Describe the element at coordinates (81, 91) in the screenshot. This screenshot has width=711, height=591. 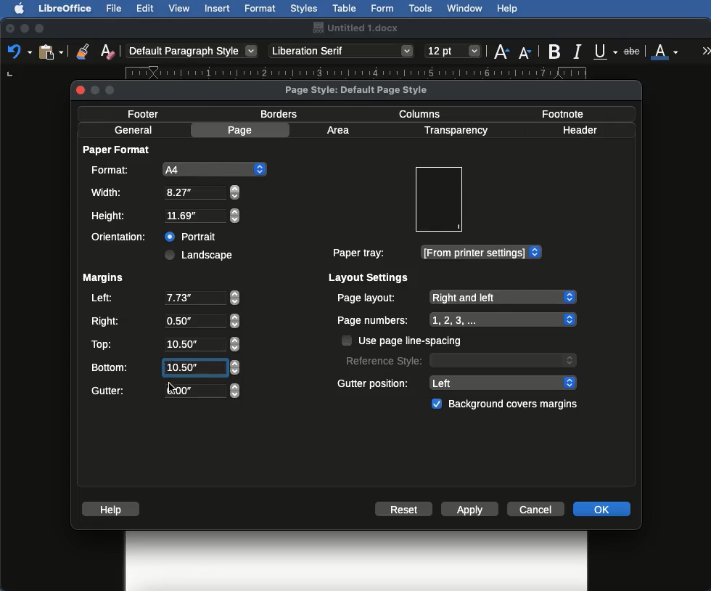
I see `close` at that location.